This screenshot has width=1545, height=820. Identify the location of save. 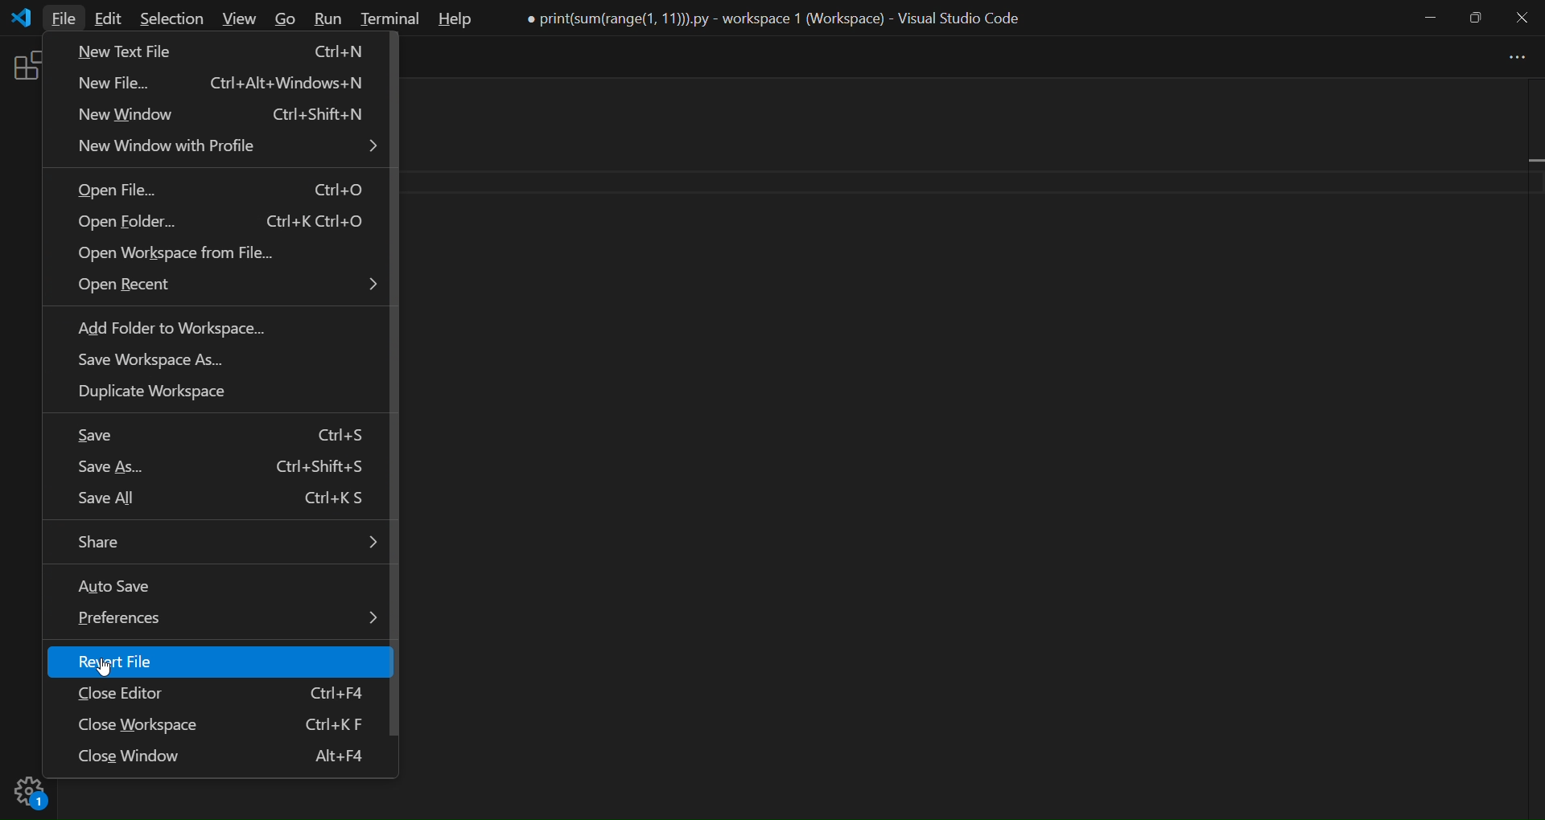
(230, 436).